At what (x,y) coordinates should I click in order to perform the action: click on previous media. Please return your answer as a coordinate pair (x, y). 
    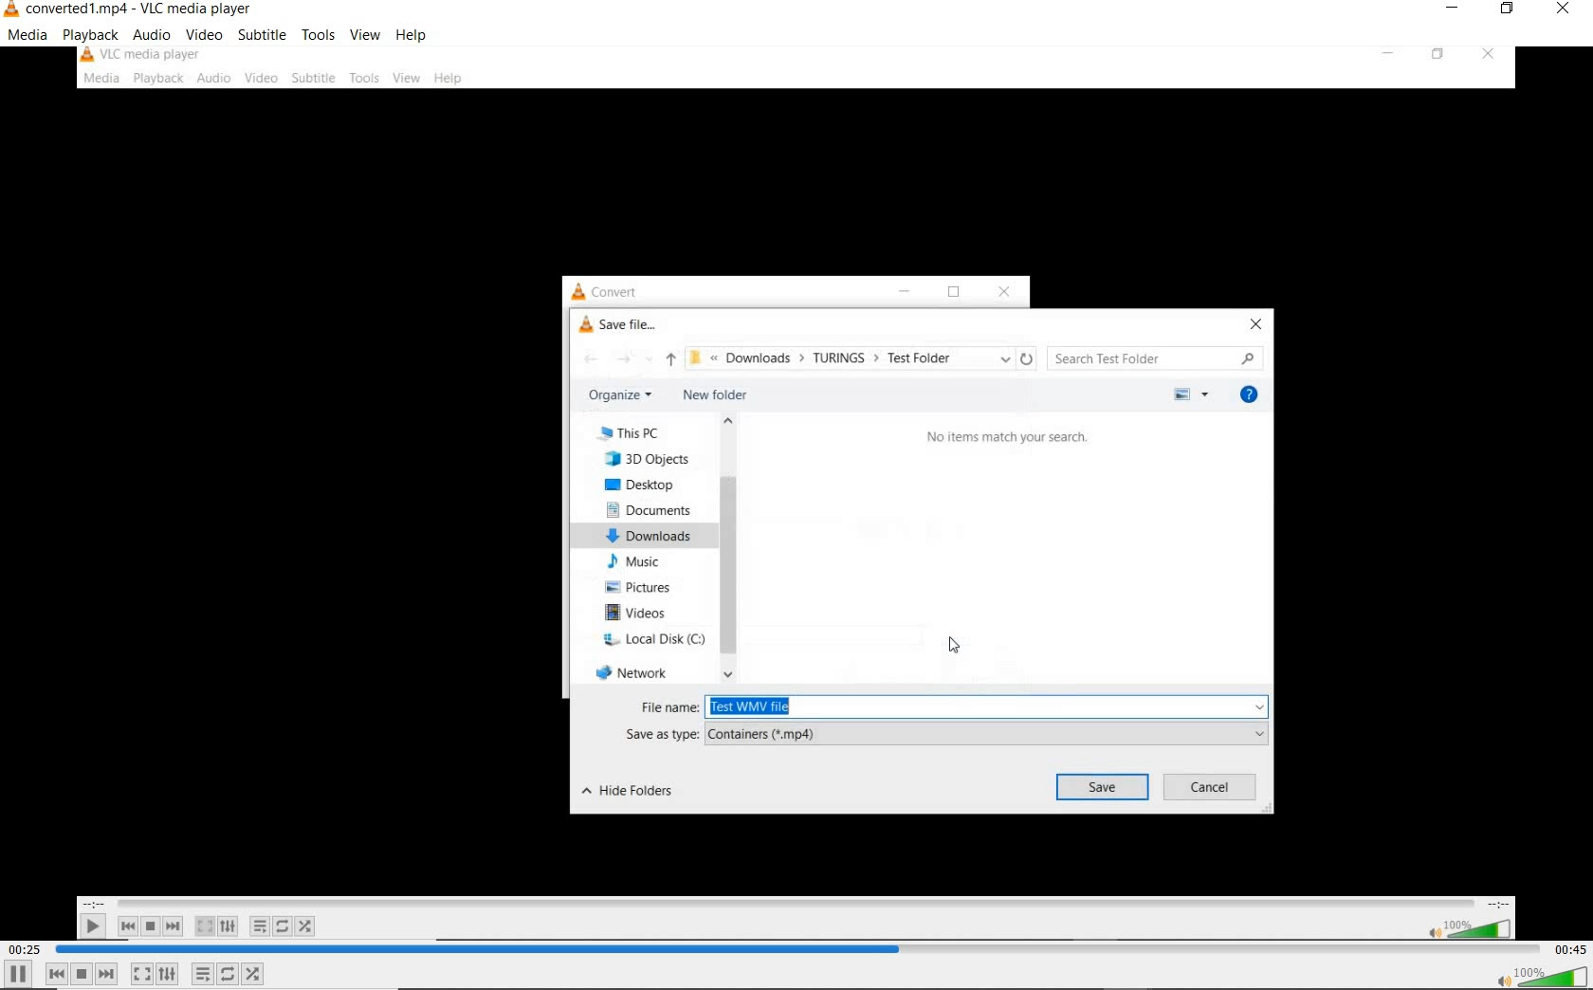
    Looking at the image, I should click on (57, 974).